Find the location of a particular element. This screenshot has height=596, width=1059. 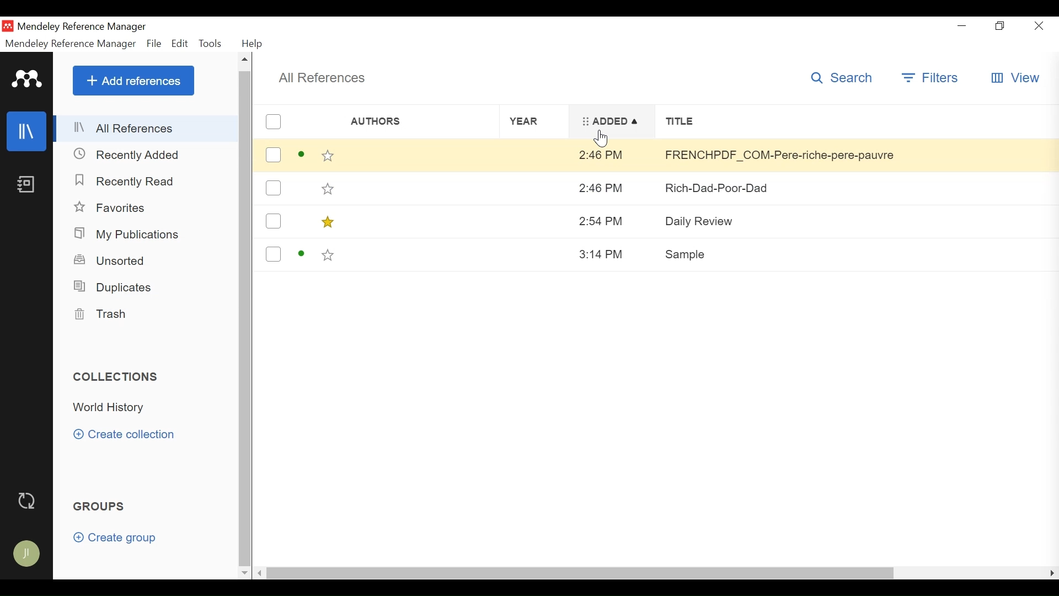

Mendeley Reference Manager is located at coordinates (71, 44).